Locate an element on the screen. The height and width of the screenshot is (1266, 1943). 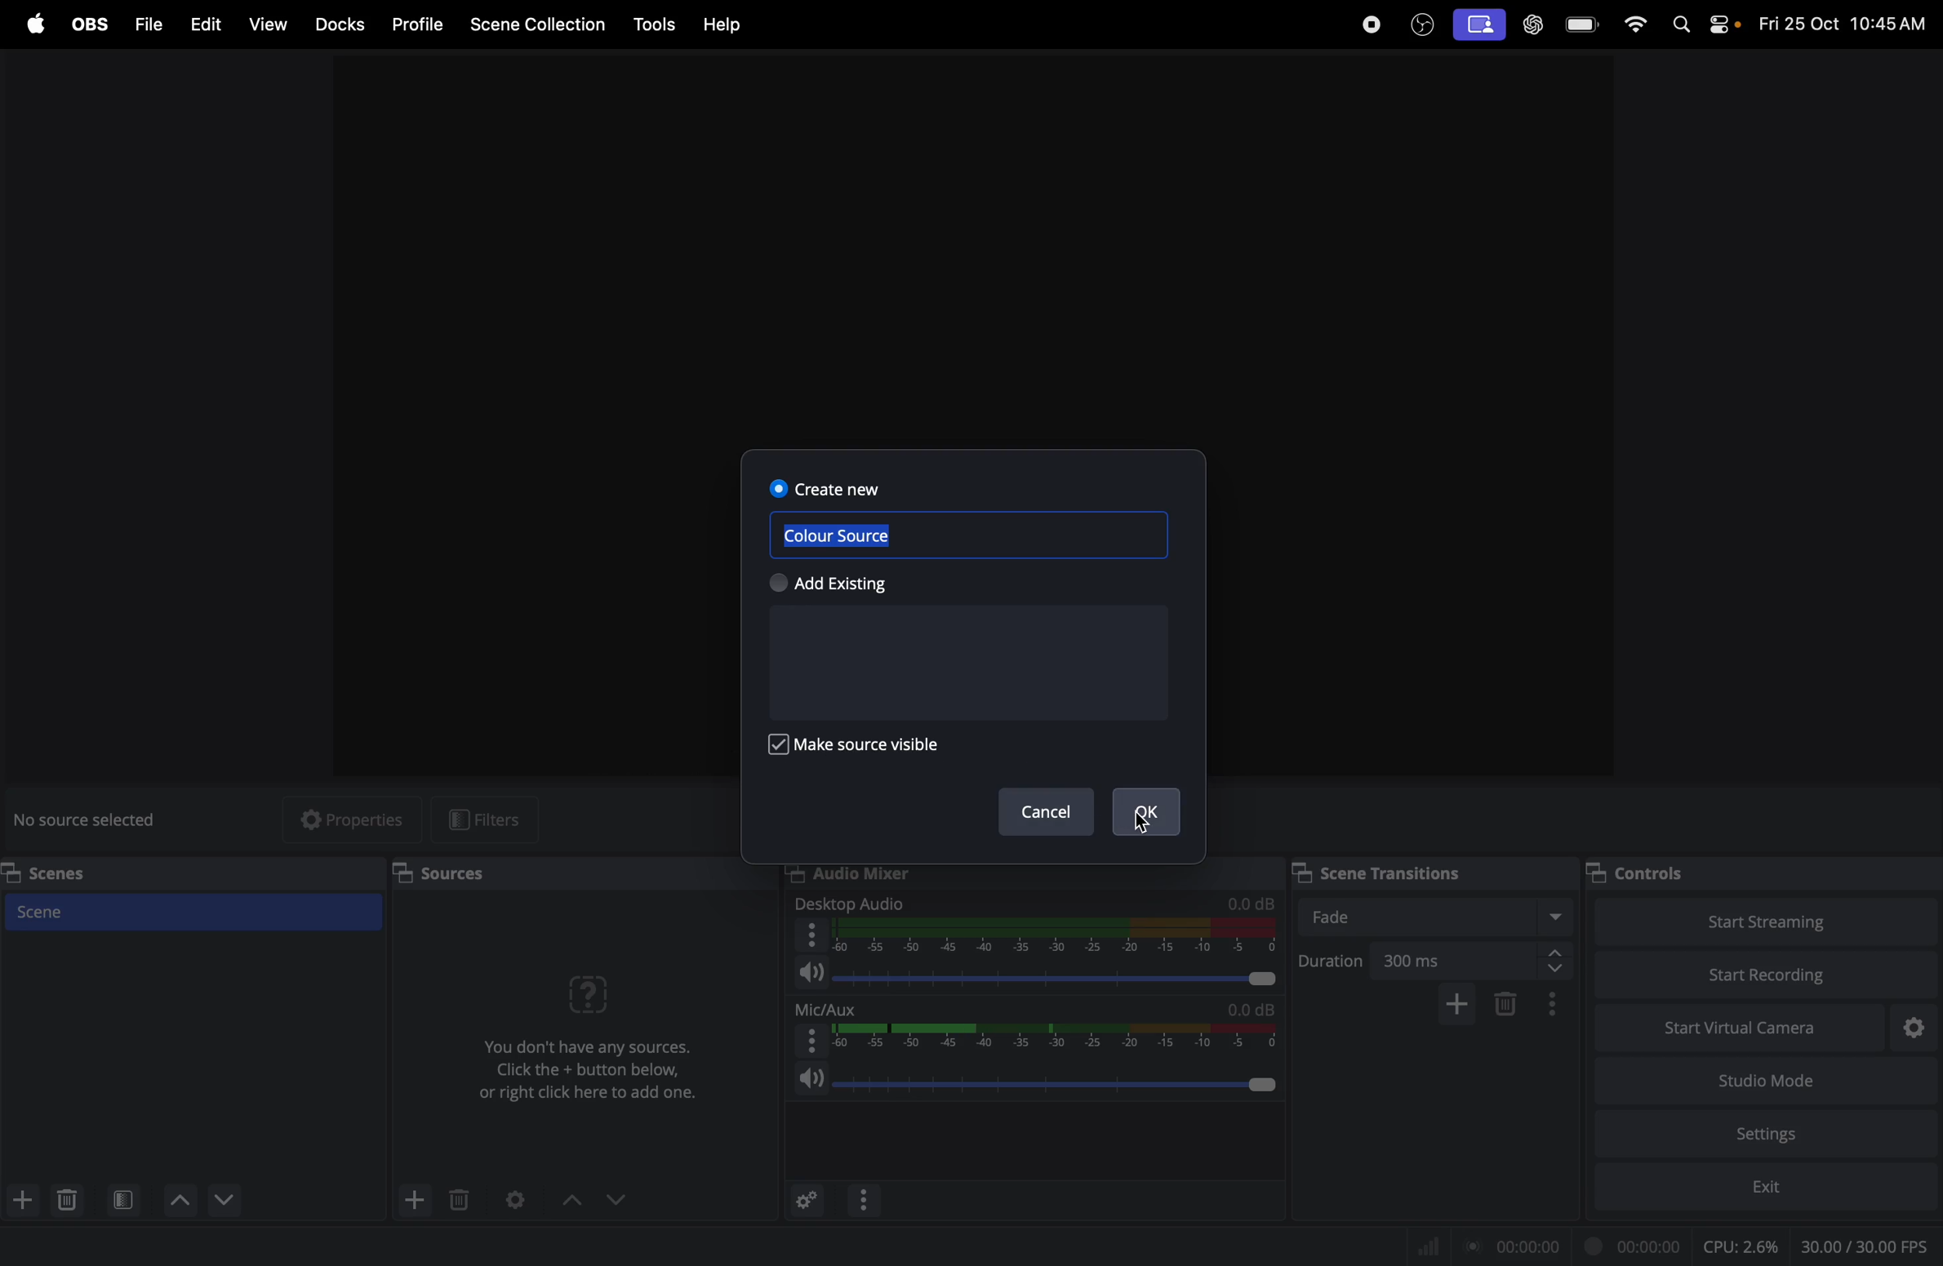
screen record is located at coordinates (1481, 25).